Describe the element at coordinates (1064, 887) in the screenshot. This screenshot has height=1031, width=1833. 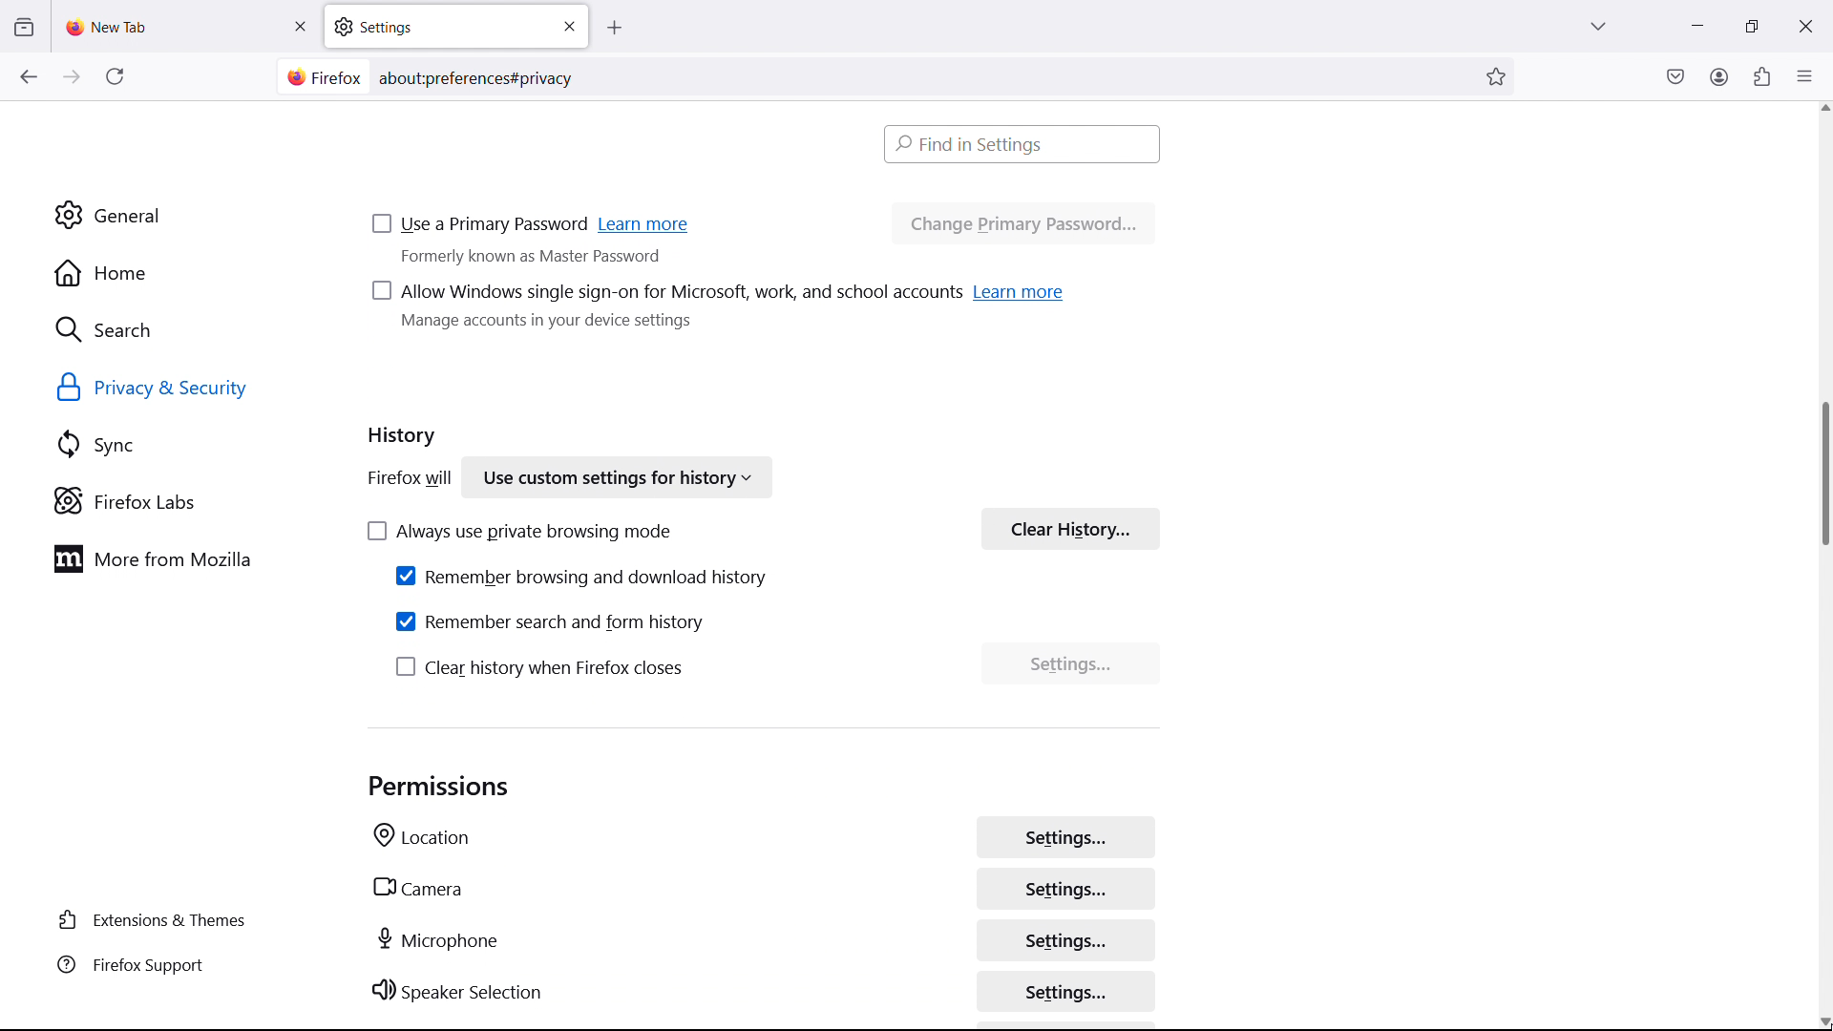
I see `camera permission settings` at that location.